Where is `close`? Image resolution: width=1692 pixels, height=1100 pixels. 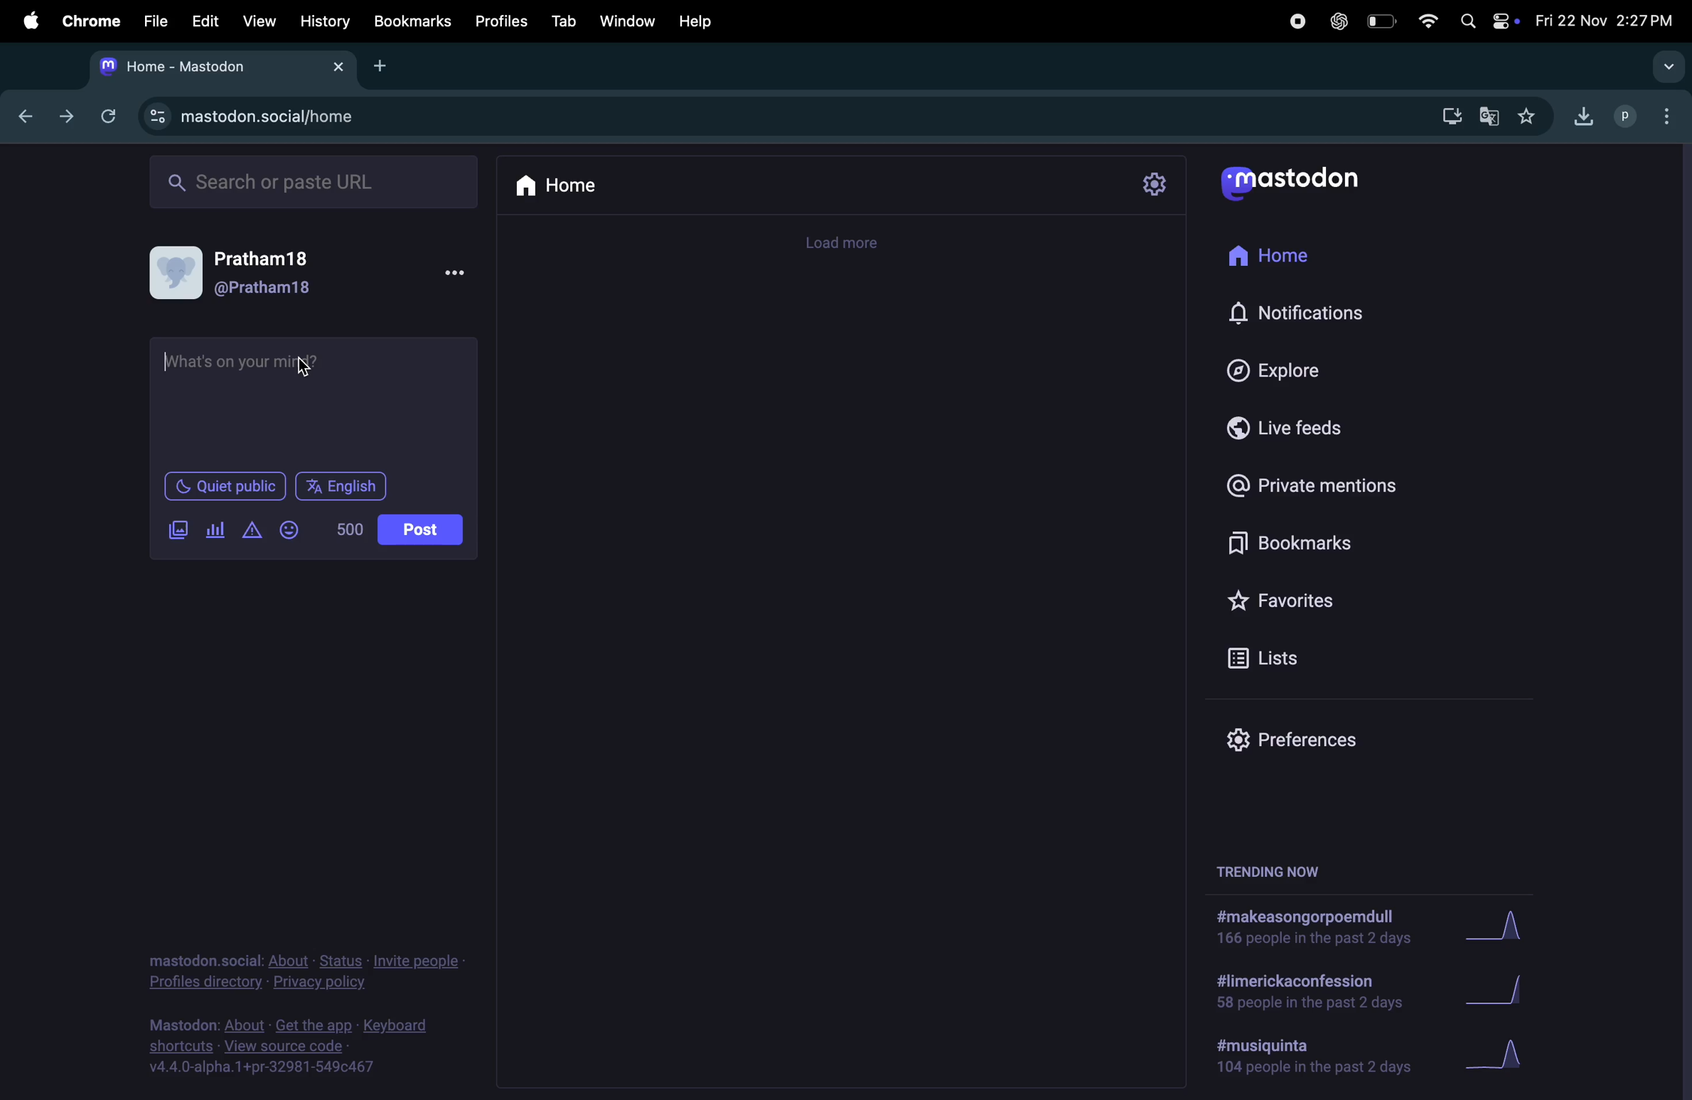
close is located at coordinates (341, 68).